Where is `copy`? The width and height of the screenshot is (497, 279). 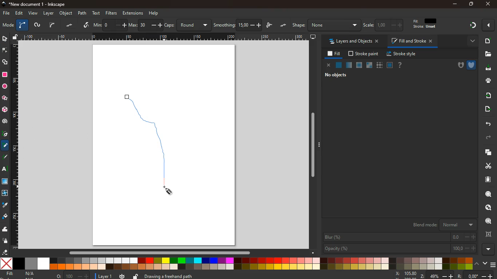 copy is located at coordinates (487, 153).